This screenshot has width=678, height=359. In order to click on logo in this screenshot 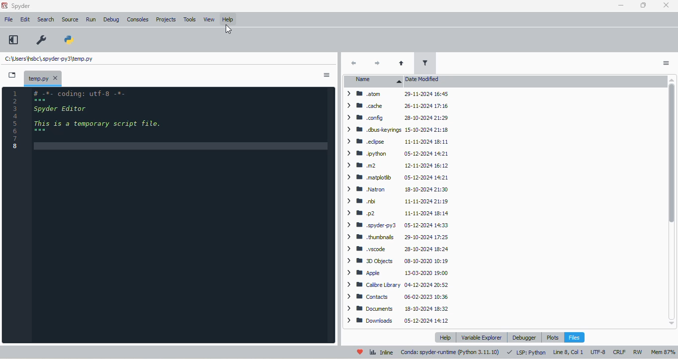, I will do `click(4, 5)`.